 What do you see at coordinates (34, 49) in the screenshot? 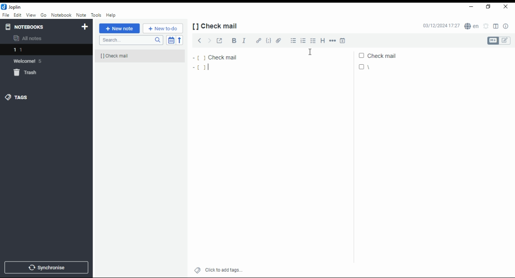
I see `notebook 1` at bounding box center [34, 49].